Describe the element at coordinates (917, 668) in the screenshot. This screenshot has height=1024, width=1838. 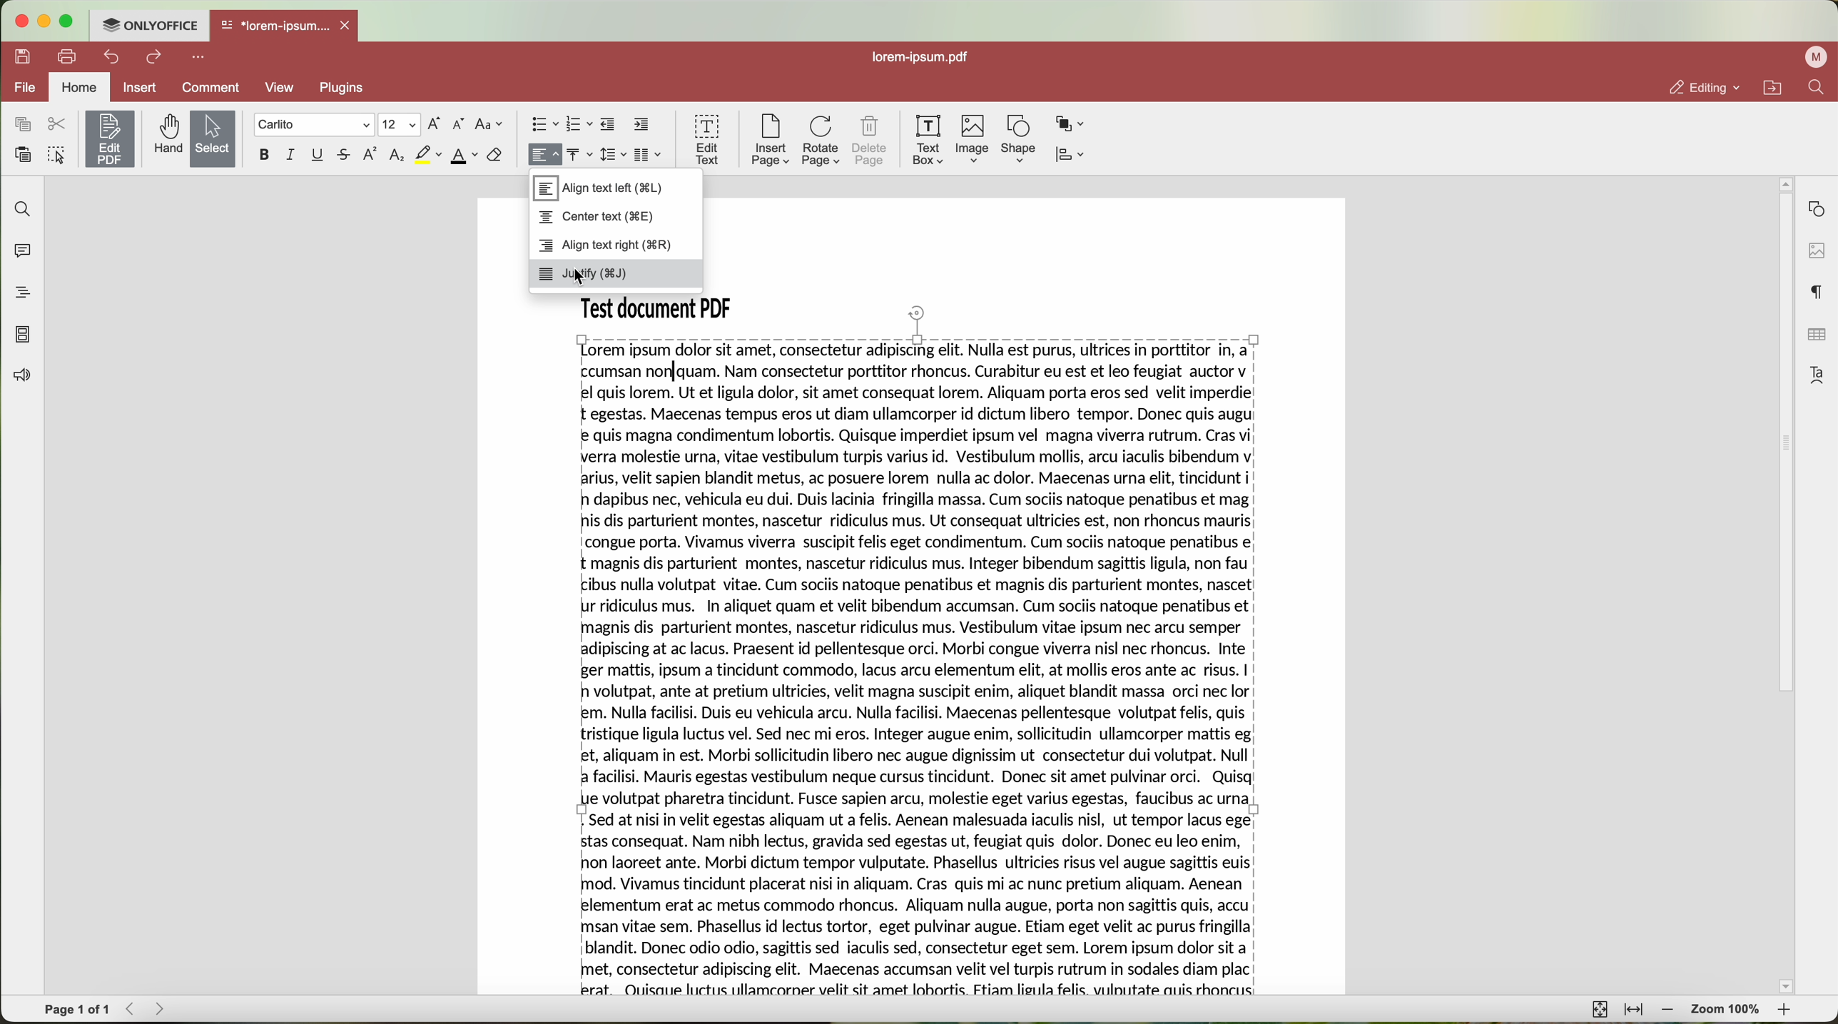
I see `selected text` at that location.